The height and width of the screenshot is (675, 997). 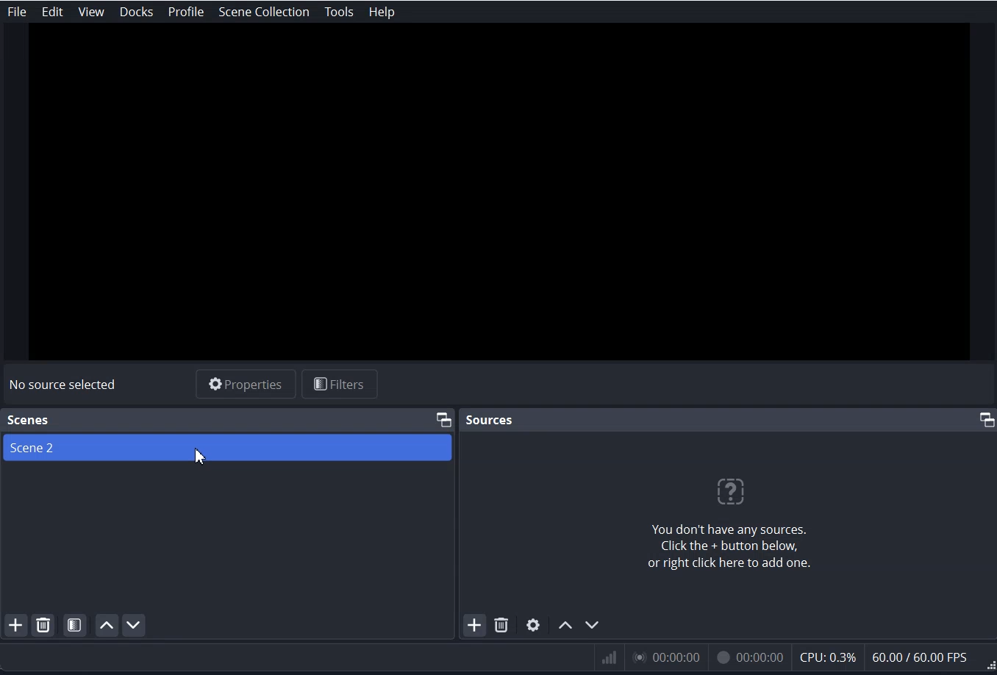 What do you see at coordinates (381, 11) in the screenshot?
I see `Help` at bounding box center [381, 11].